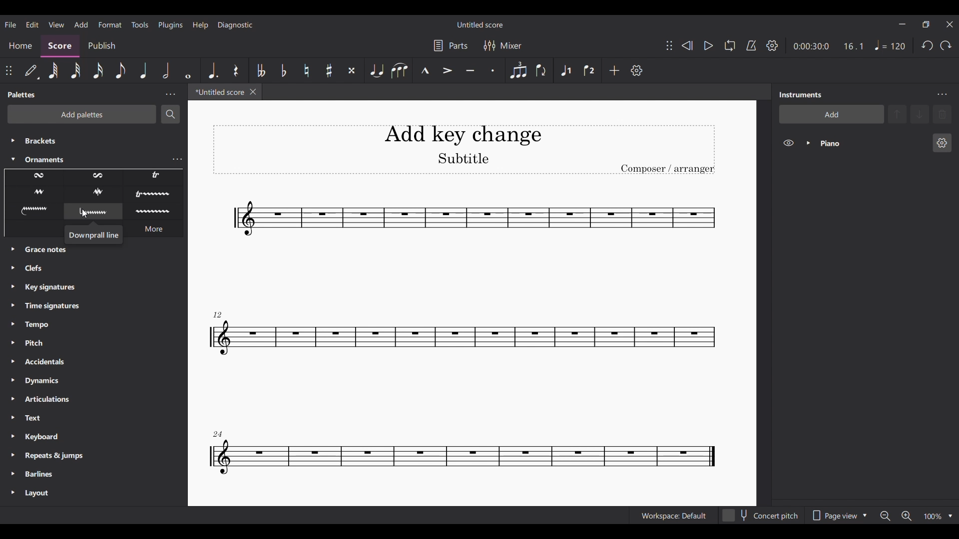 This screenshot has height=539, width=959. I want to click on 32nd note, so click(76, 70).